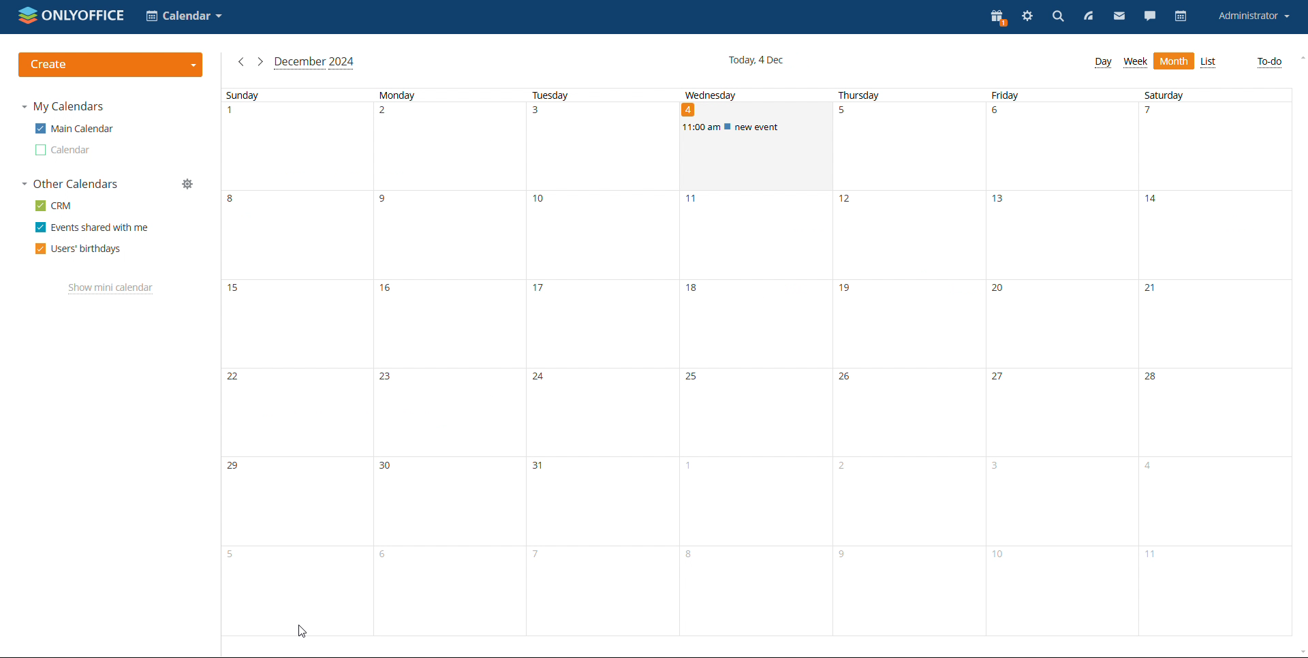 This screenshot has width=1308, height=658. What do you see at coordinates (1300, 59) in the screenshot?
I see `scroll up` at bounding box center [1300, 59].